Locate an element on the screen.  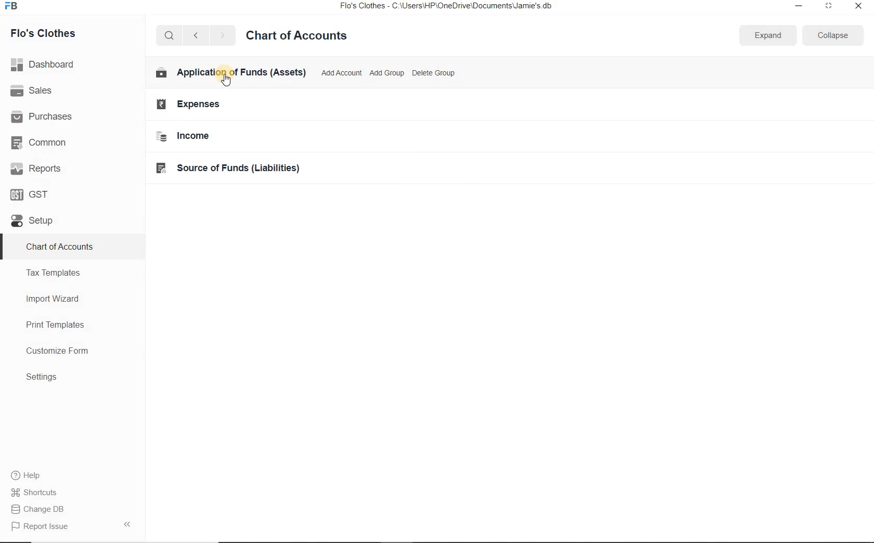
Report Issue is located at coordinates (40, 526).